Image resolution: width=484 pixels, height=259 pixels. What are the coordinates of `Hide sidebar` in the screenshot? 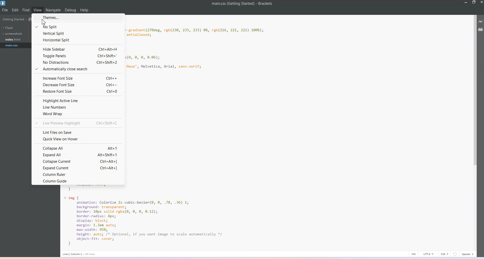 It's located at (78, 49).